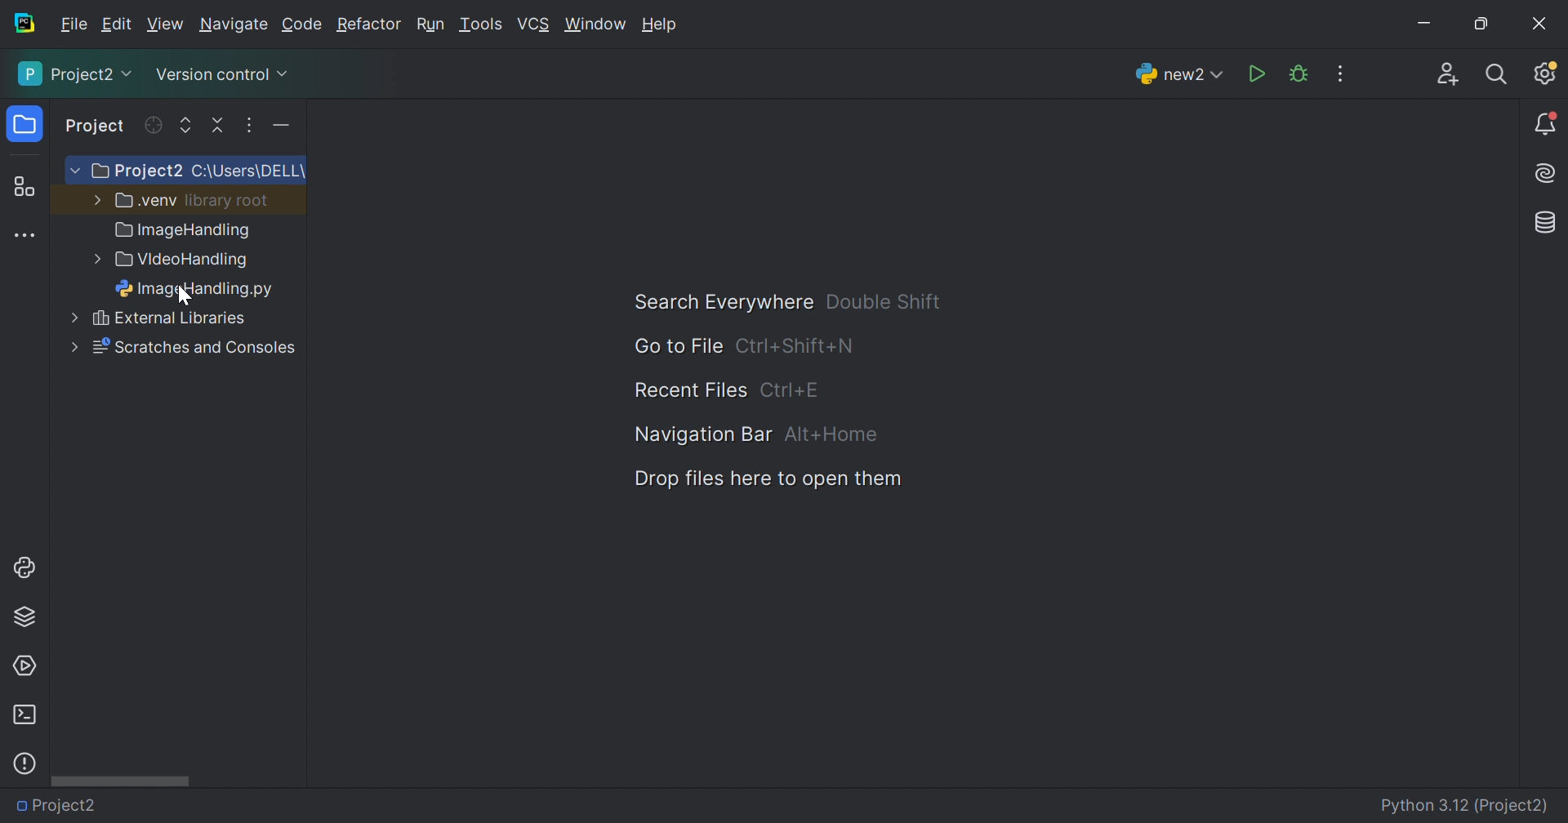 This screenshot has width=1568, height=823. Describe the element at coordinates (715, 303) in the screenshot. I see `Search Everywhere` at that location.